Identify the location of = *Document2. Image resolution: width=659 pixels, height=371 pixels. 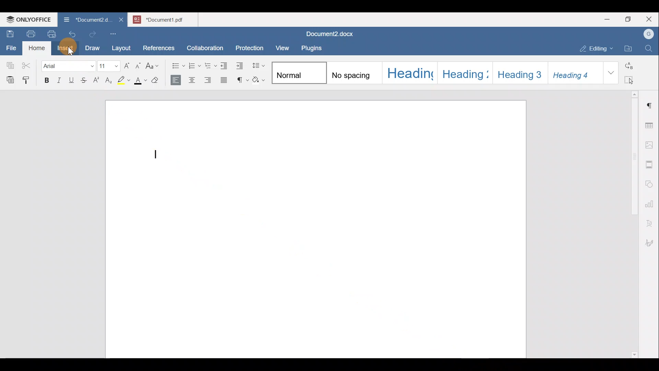
(85, 19).